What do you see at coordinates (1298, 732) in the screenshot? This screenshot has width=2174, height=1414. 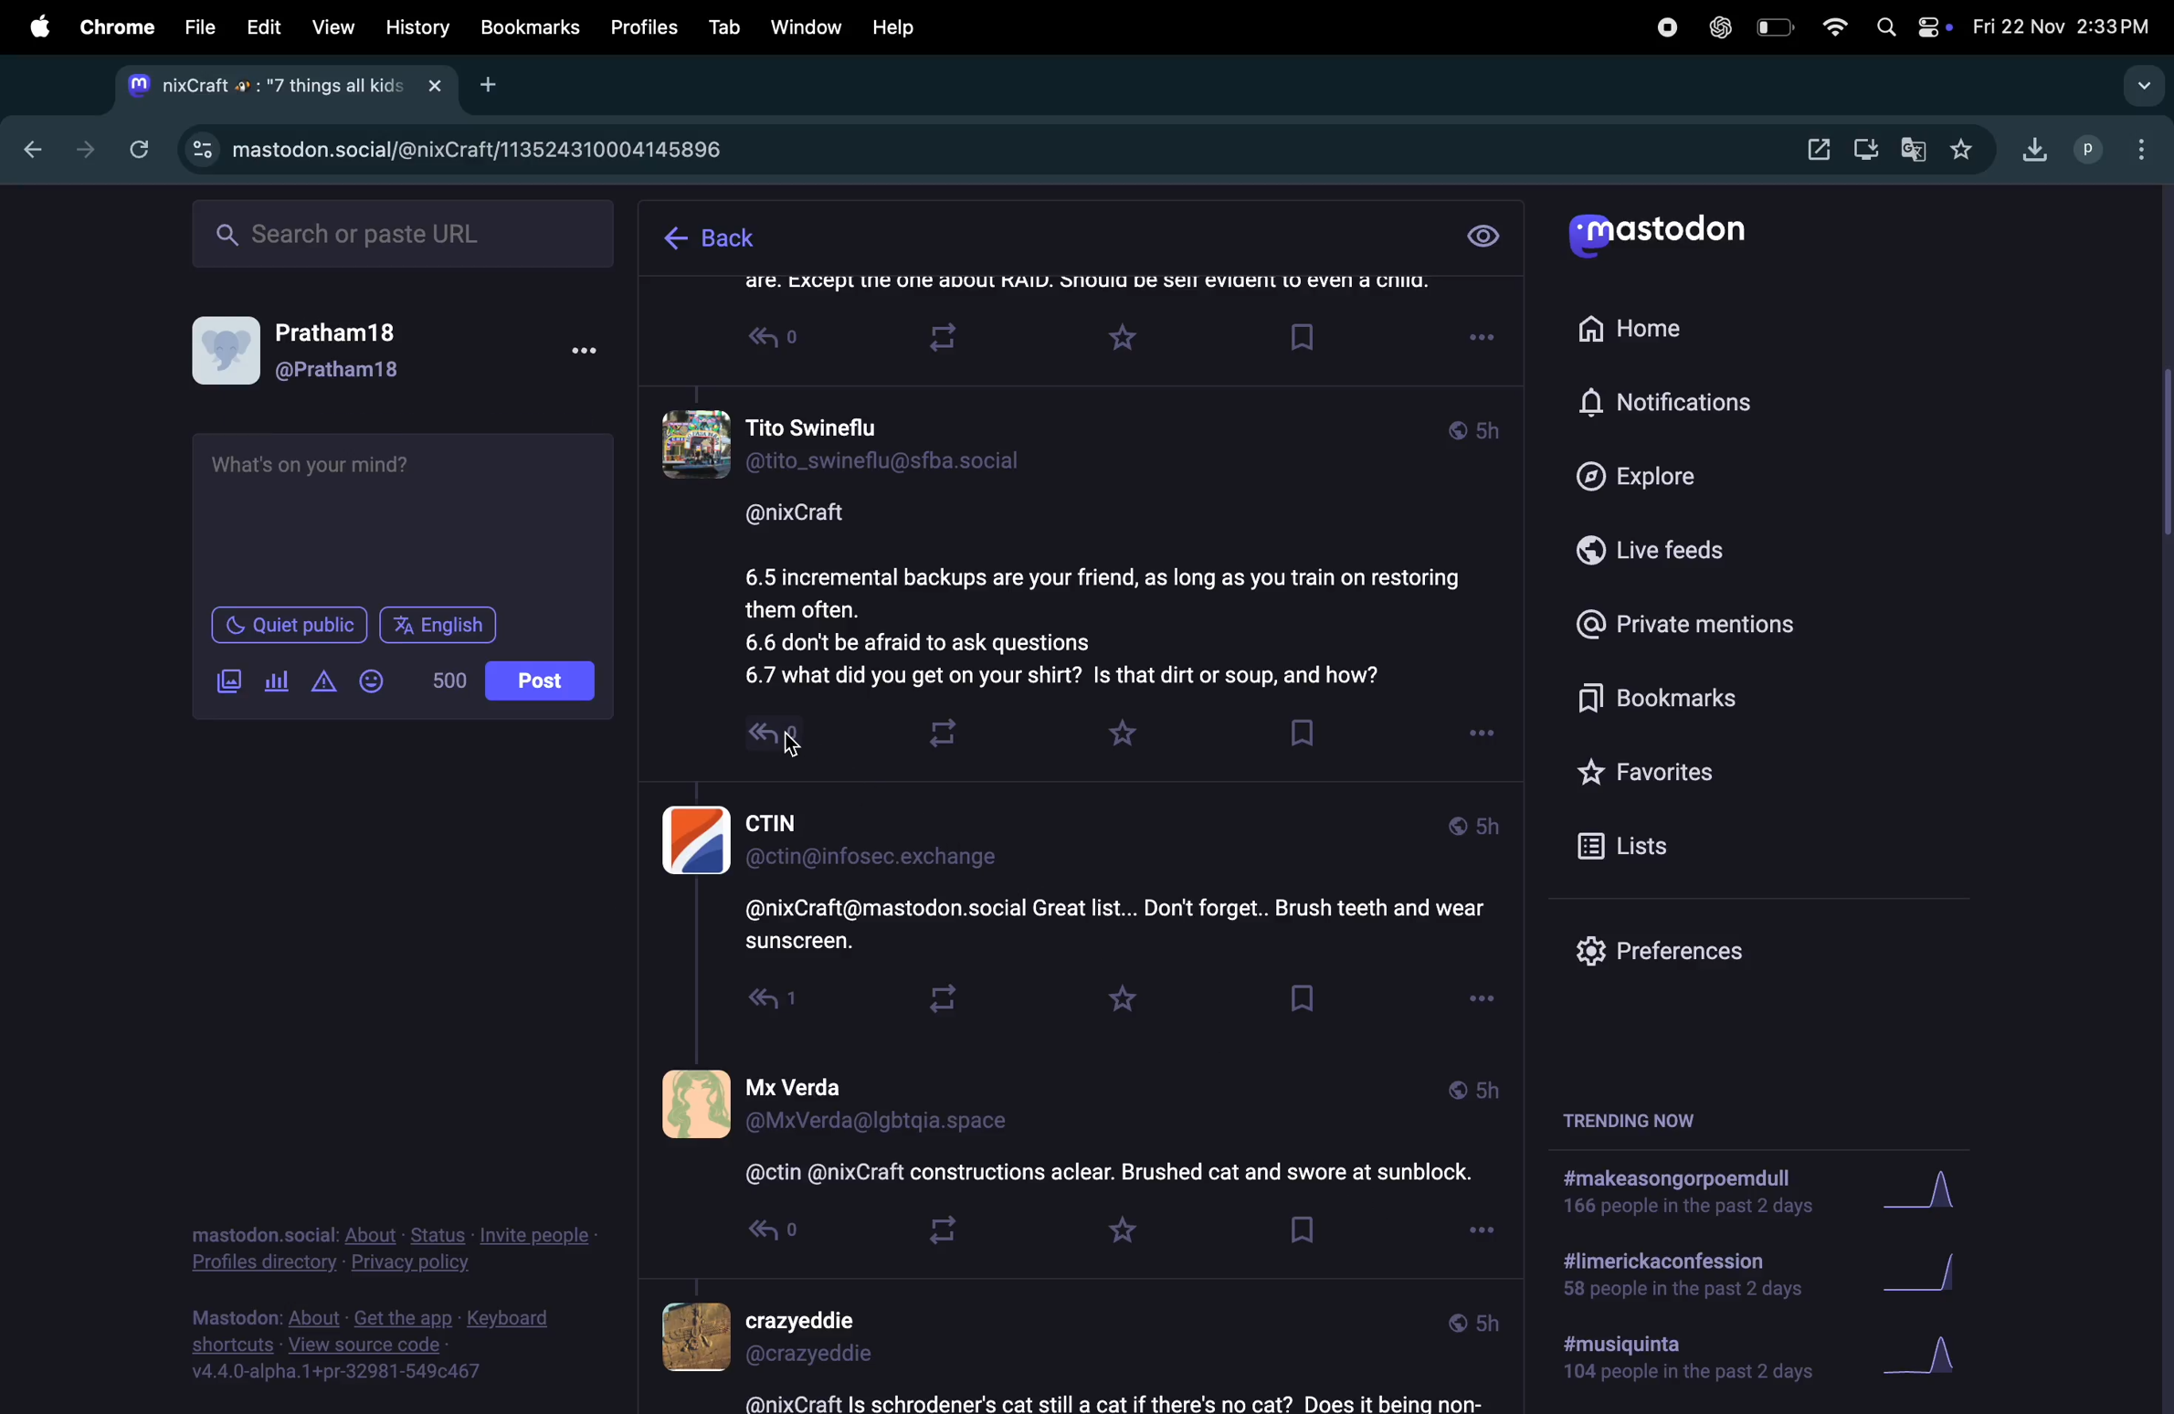 I see `book mark` at bounding box center [1298, 732].